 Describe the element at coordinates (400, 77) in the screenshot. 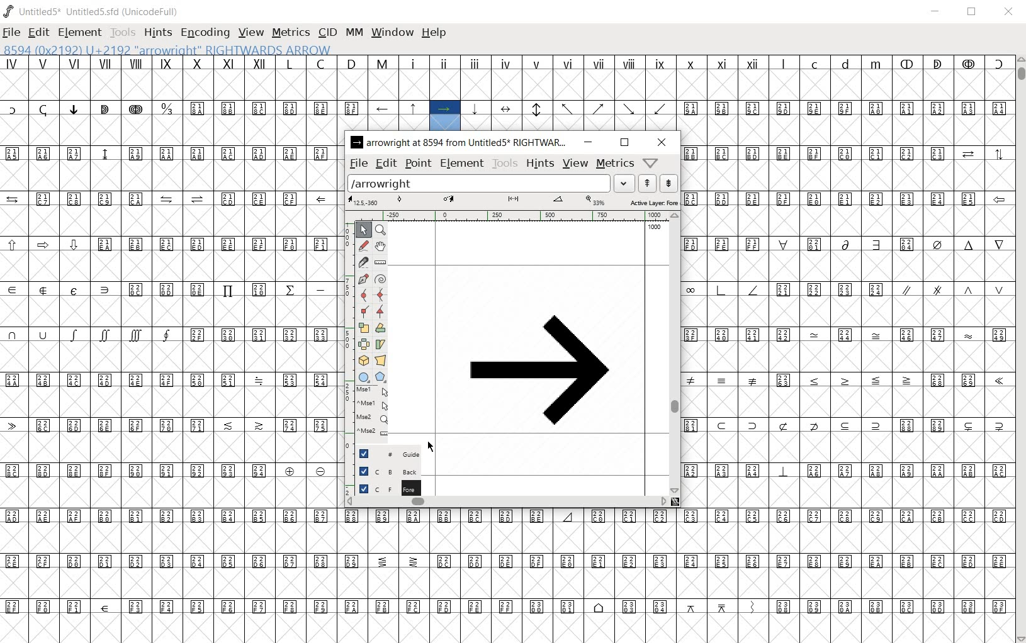

I see `gylph characters` at that location.